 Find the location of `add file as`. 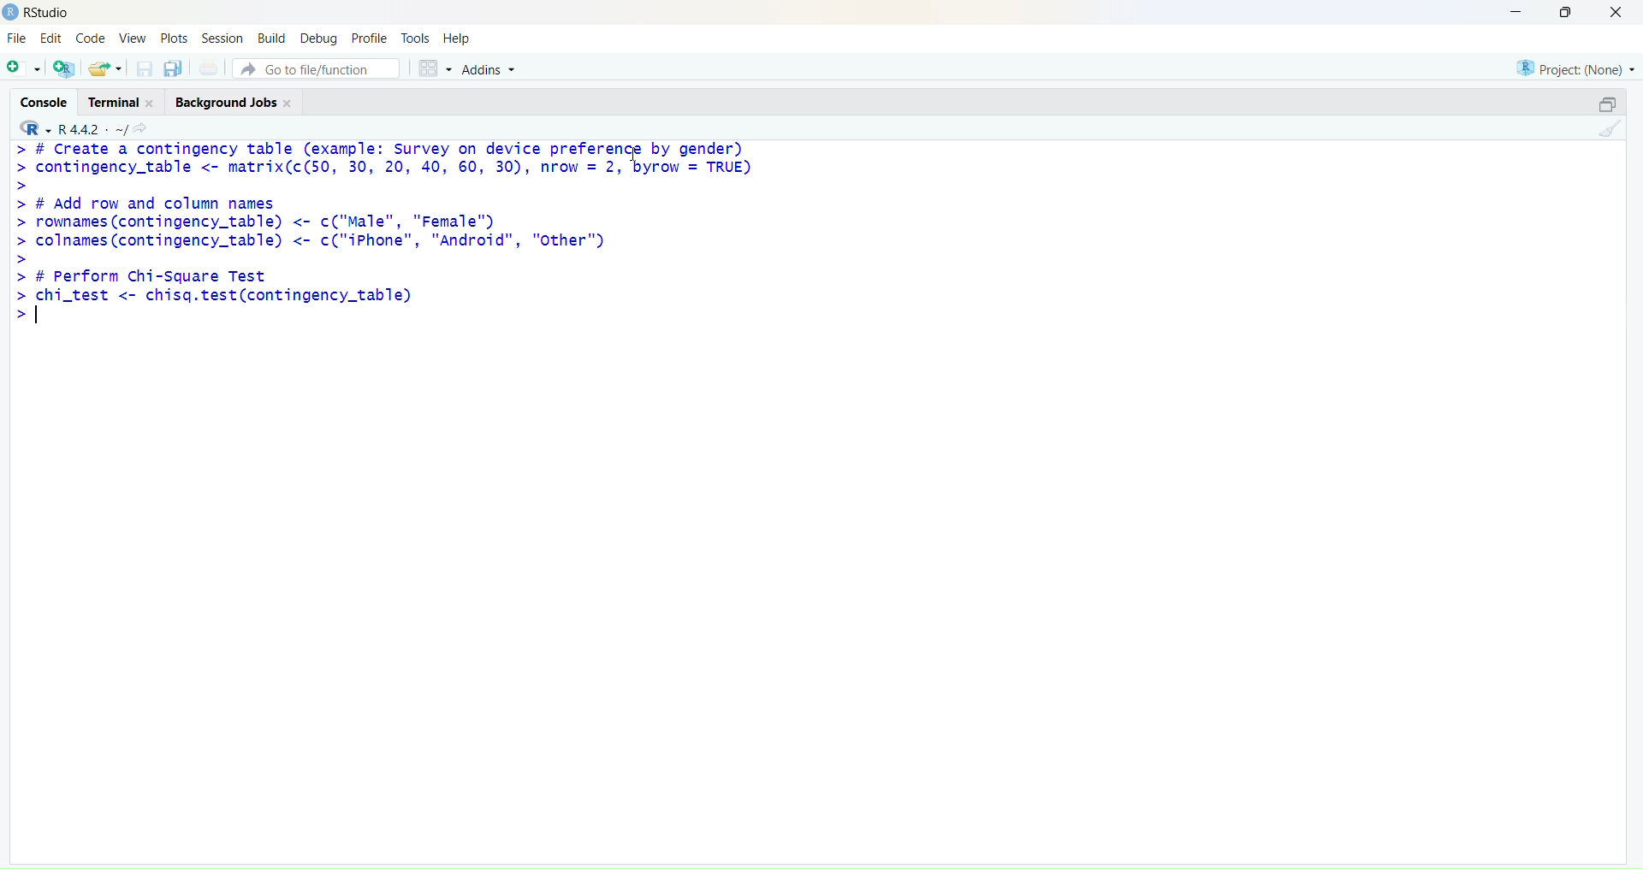

add file as is located at coordinates (25, 68).